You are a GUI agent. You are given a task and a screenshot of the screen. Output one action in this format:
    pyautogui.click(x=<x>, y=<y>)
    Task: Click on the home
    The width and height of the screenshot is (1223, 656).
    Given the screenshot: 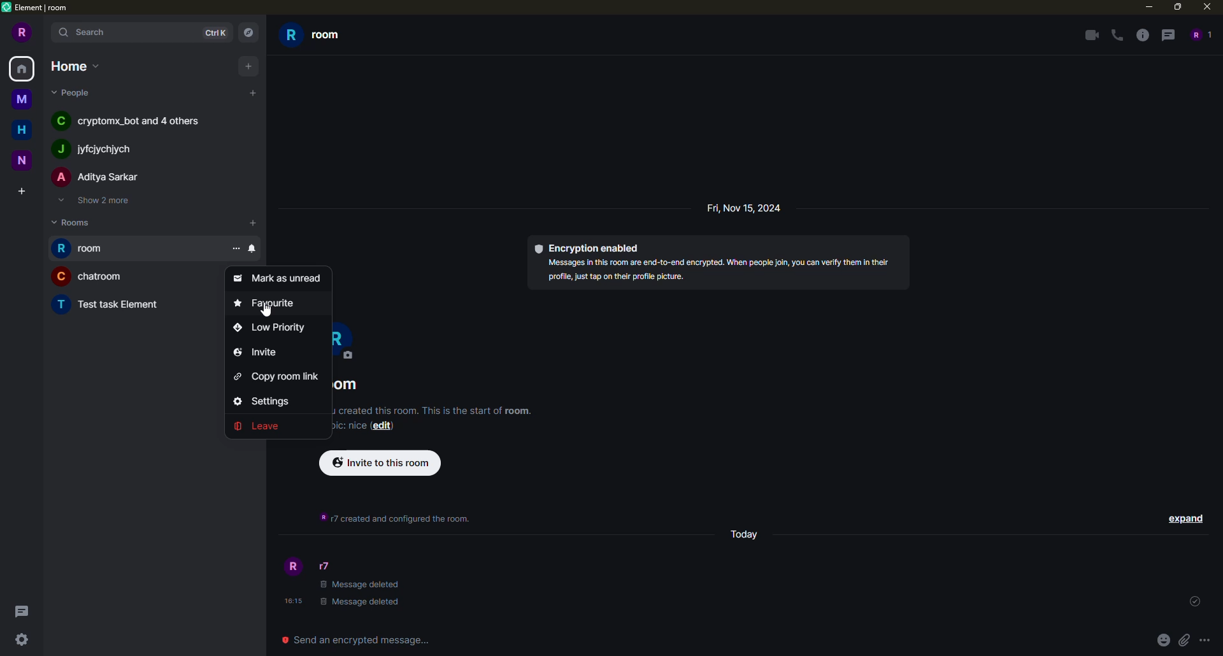 What is the action you would take?
    pyautogui.click(x=73, y=66)
    